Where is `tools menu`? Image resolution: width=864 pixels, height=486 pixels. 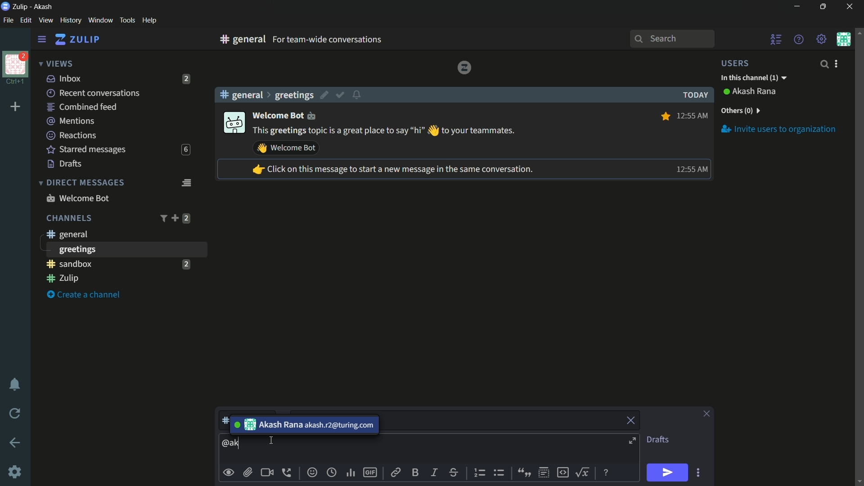
tools menu is located at coordinates (127, 20).